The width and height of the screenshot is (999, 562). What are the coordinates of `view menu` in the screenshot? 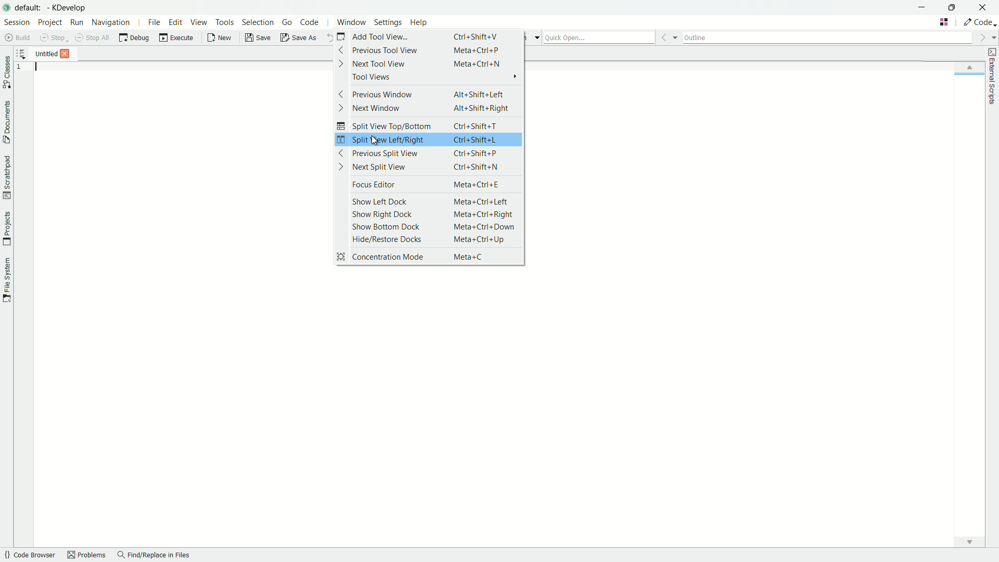 It's located at (199, 21).